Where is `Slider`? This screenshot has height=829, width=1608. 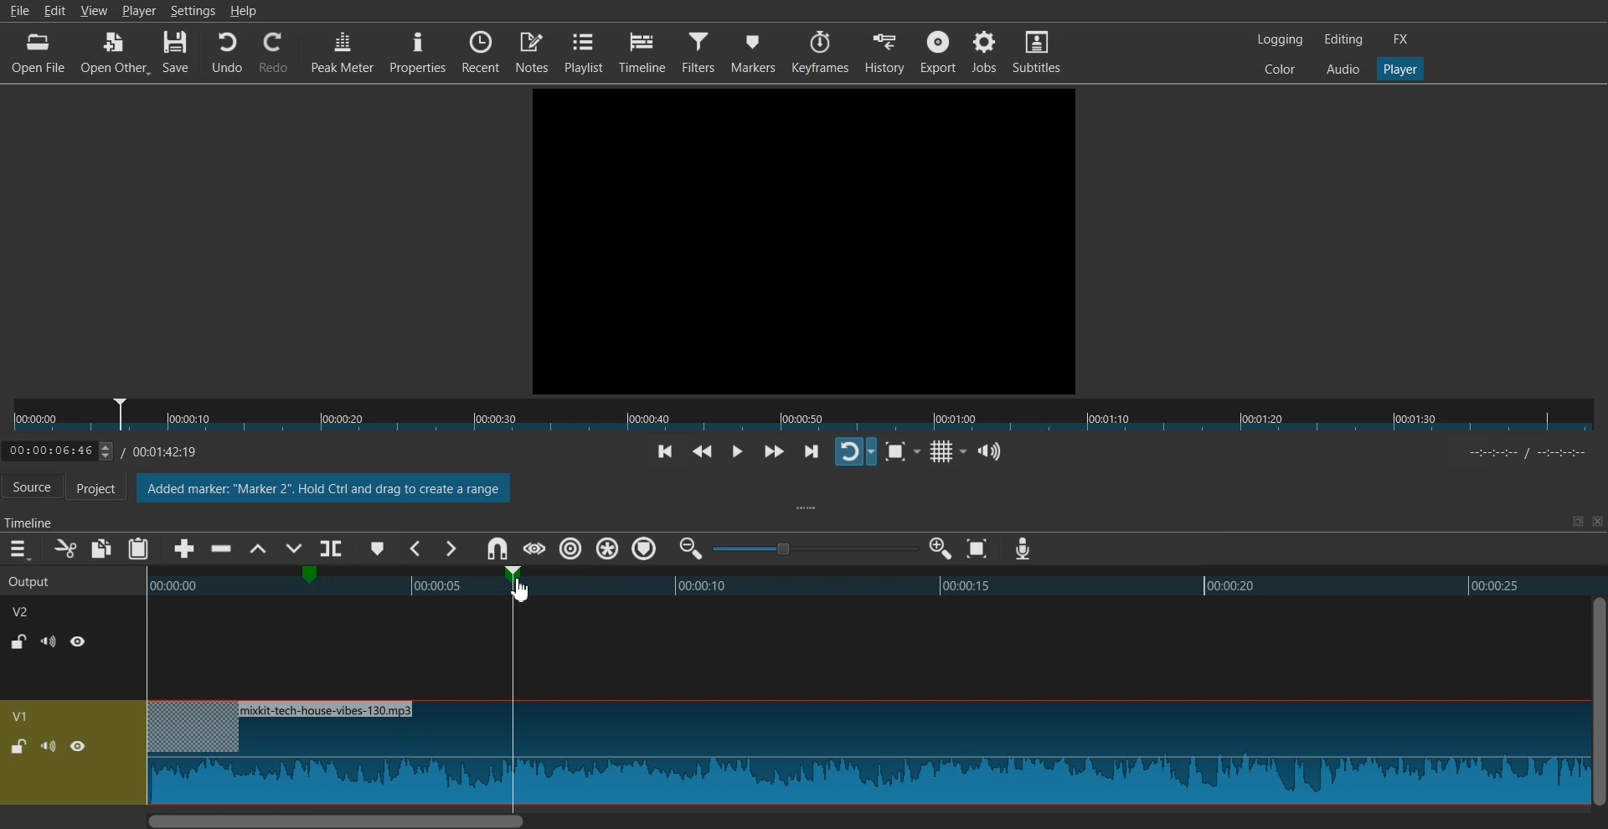
Slider is located at coordinates (804, 415).